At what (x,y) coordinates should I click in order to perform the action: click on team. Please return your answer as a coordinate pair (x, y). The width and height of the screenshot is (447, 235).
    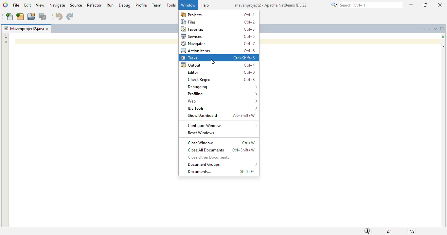
    Looking at the image, I should click on (157, 5).